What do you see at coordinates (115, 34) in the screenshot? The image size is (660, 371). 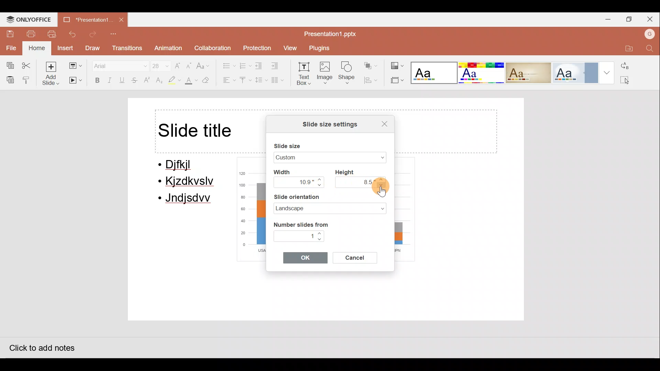 I see `Customize quick access toolbar` at bounding box center [115, 34].